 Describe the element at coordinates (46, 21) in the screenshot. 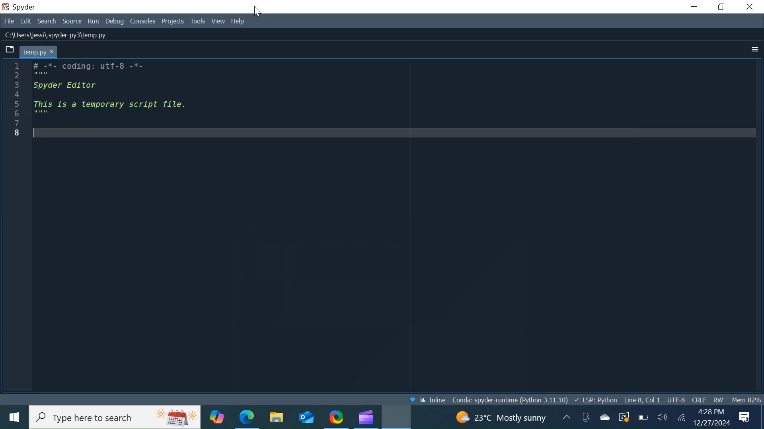

I see `Search` at that location.